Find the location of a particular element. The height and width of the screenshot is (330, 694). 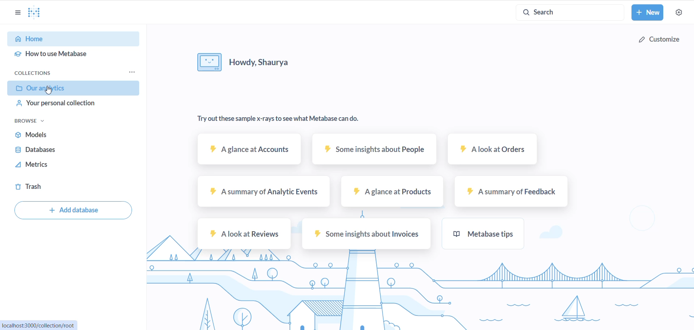

trash is located at coordinates (47, 187).